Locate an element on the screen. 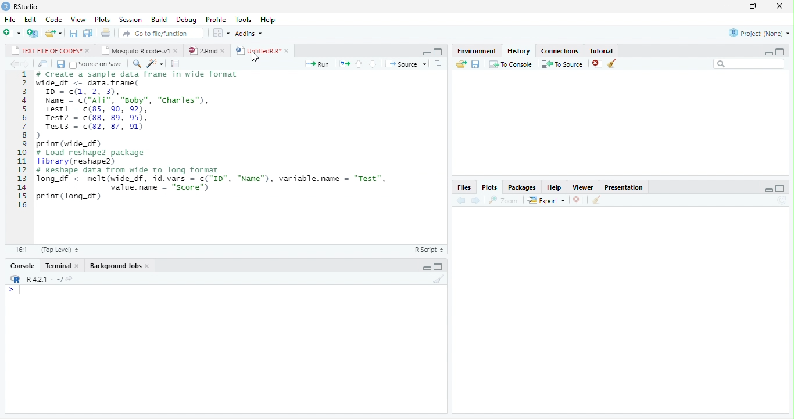  Tutorial is located at coordinates (601, 50).